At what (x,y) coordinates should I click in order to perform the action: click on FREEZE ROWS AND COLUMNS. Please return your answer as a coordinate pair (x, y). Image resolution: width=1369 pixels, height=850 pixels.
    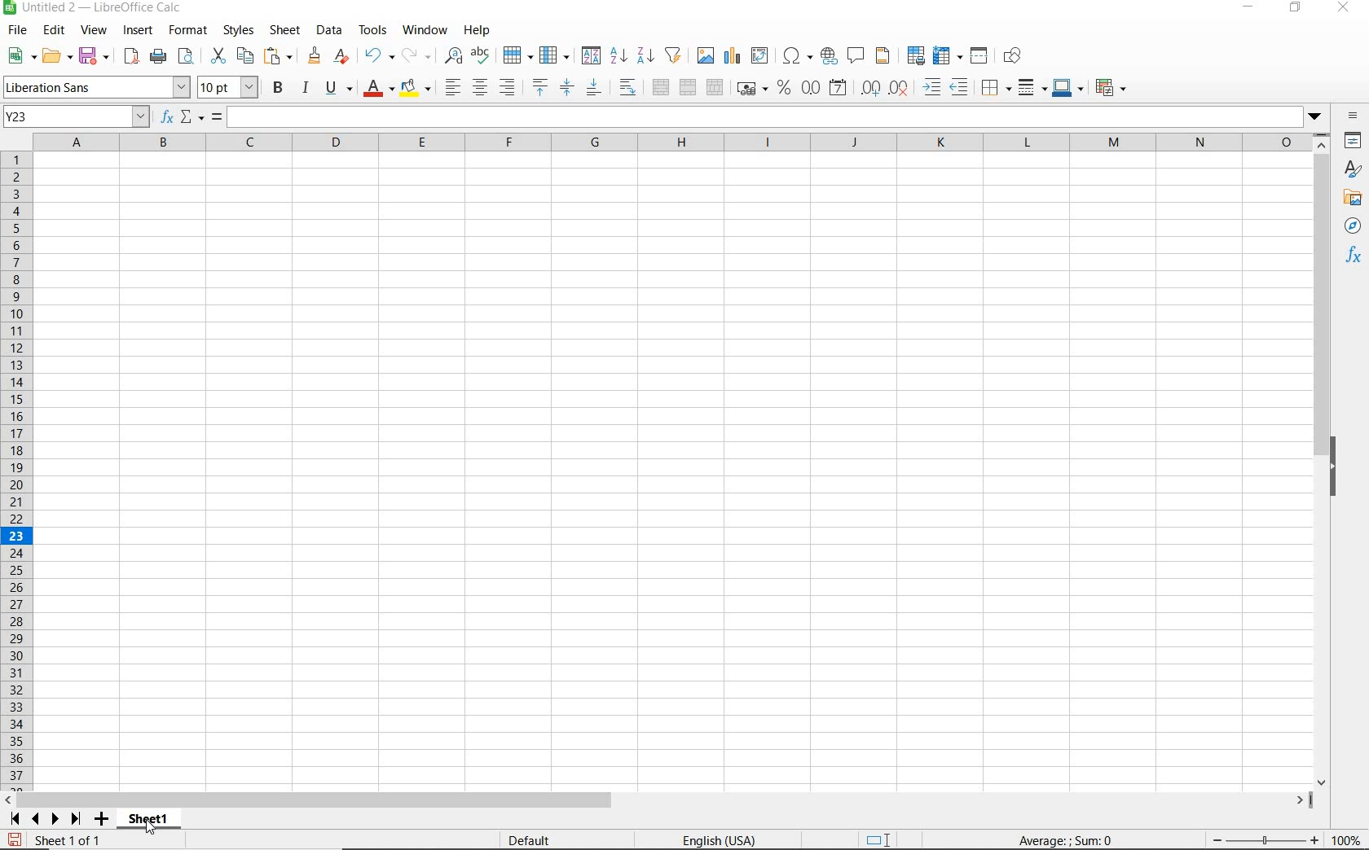
    Looking at the image, I should click on (949, 55).